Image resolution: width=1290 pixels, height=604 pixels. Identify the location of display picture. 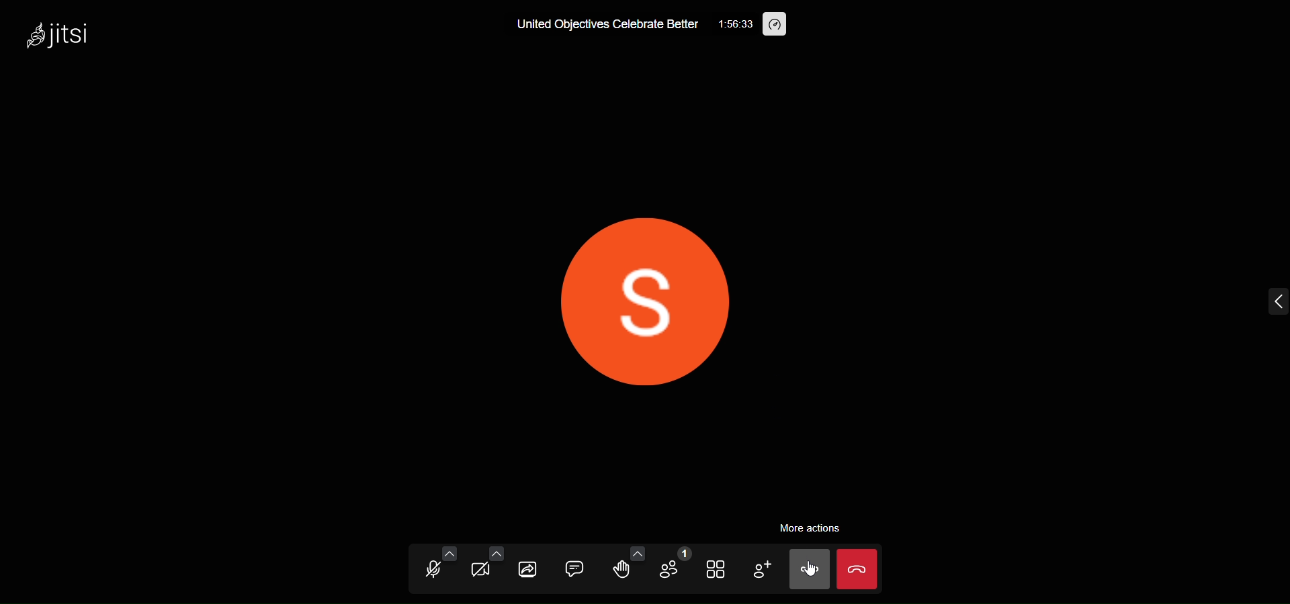
(650, 293).